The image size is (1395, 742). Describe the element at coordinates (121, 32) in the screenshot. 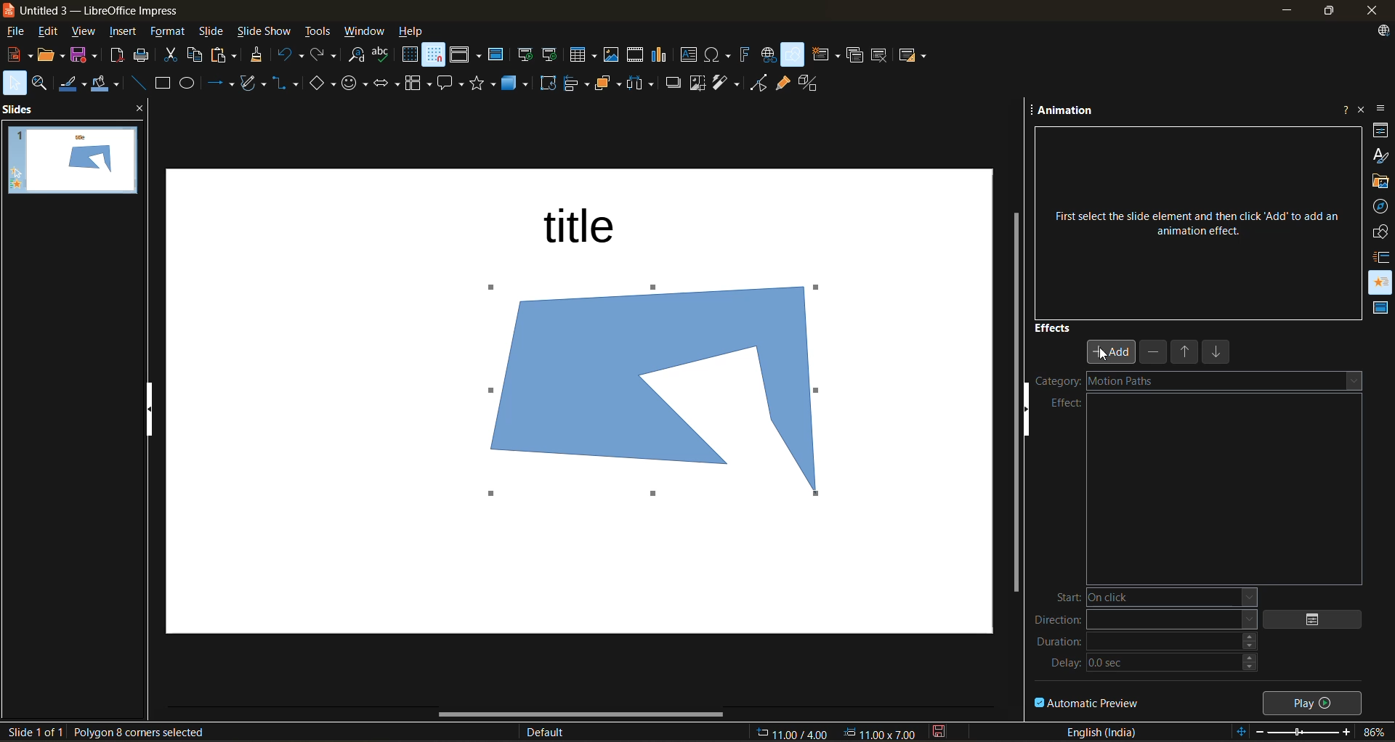

I see `insert` at that location.